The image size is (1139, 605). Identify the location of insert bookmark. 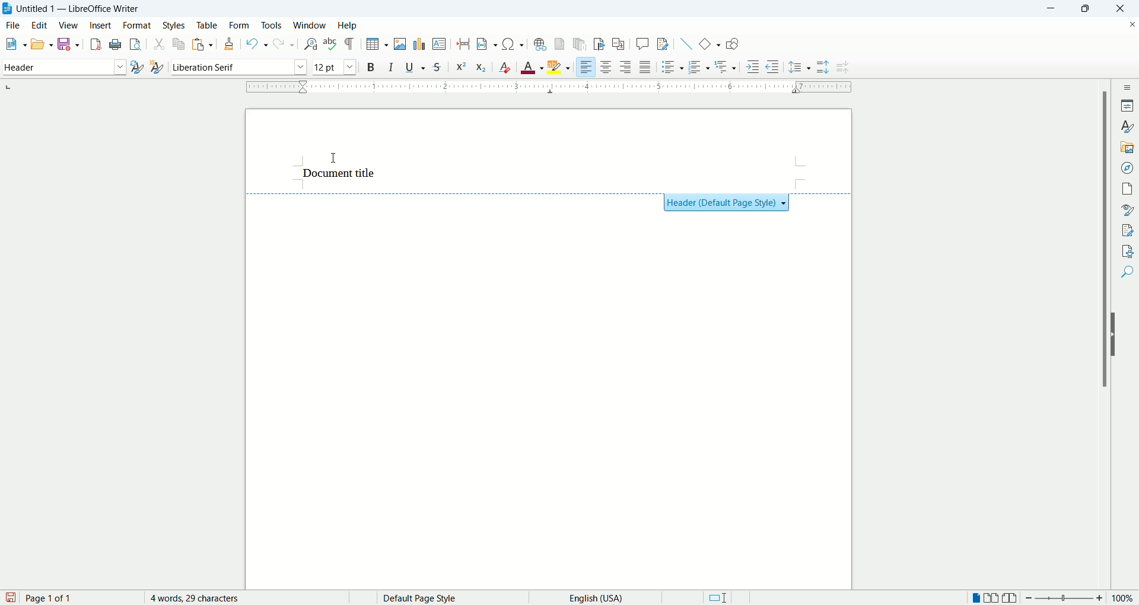
(600, 43).